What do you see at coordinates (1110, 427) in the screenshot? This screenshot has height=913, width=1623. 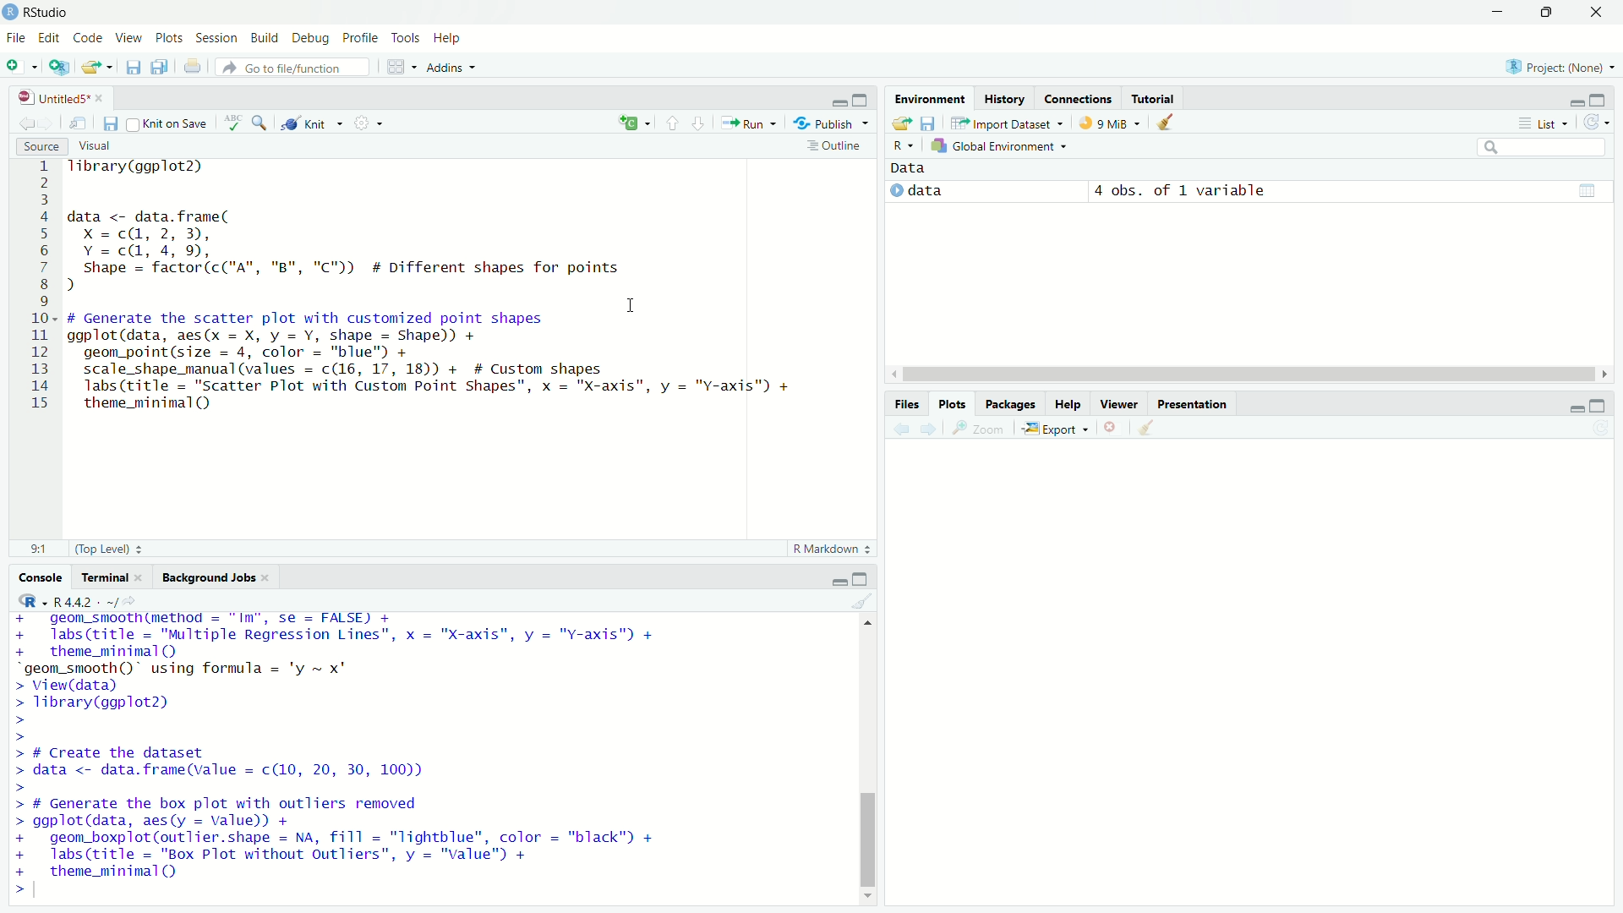 I see `Remove current plot` at bounding box center [1110, 427].